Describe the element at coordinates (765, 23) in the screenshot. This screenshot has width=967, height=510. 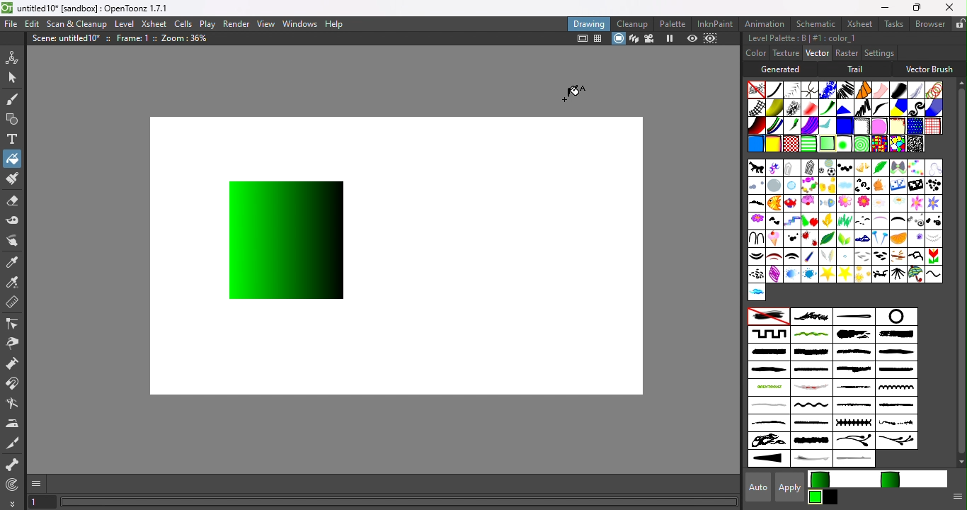
I see `Animation` at that location.